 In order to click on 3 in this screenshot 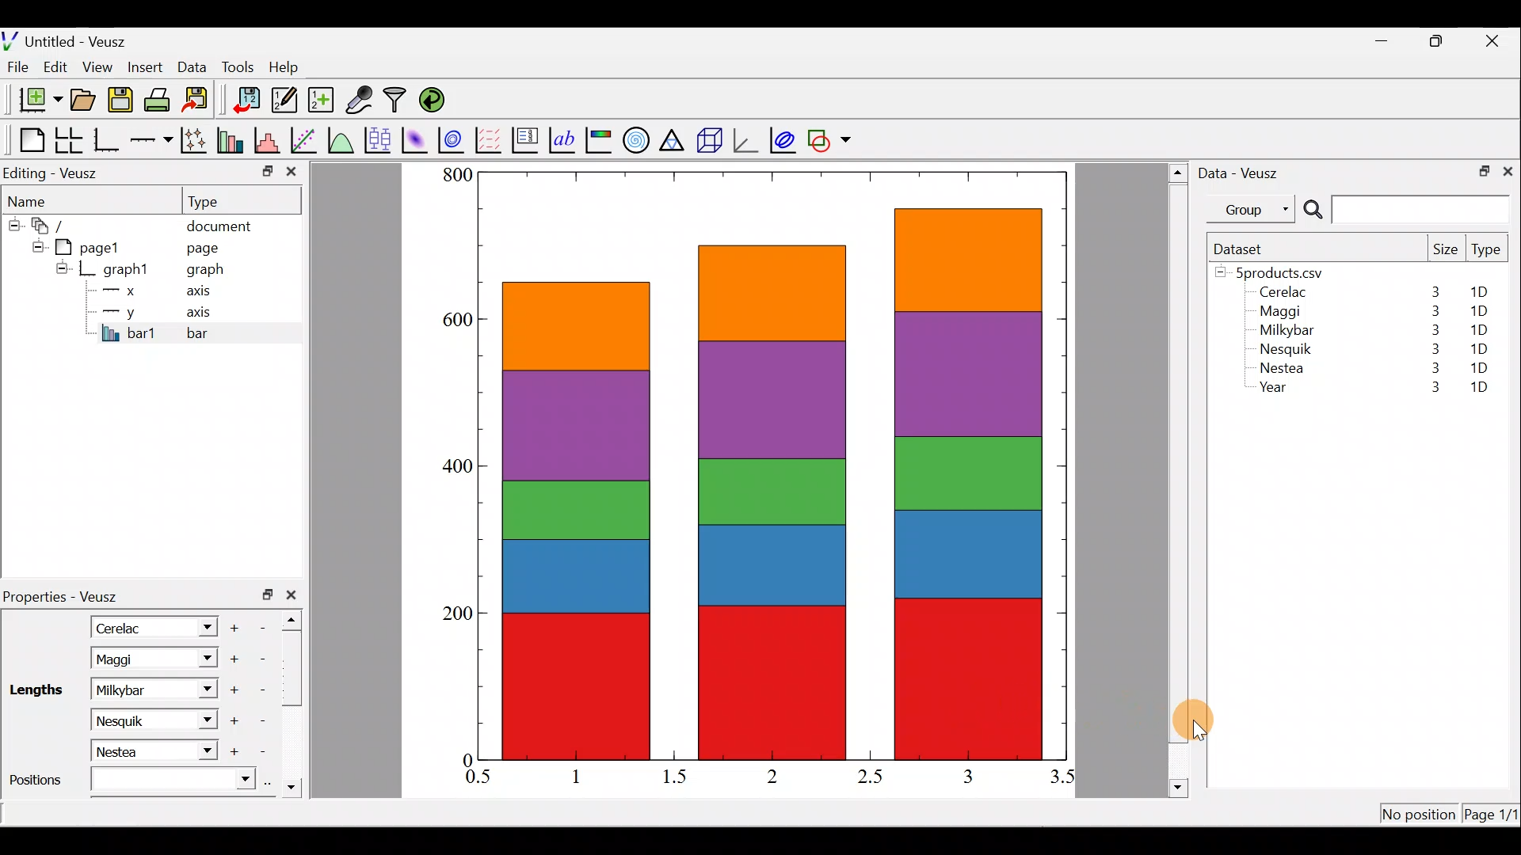, I will do `click(1432, 330)`.